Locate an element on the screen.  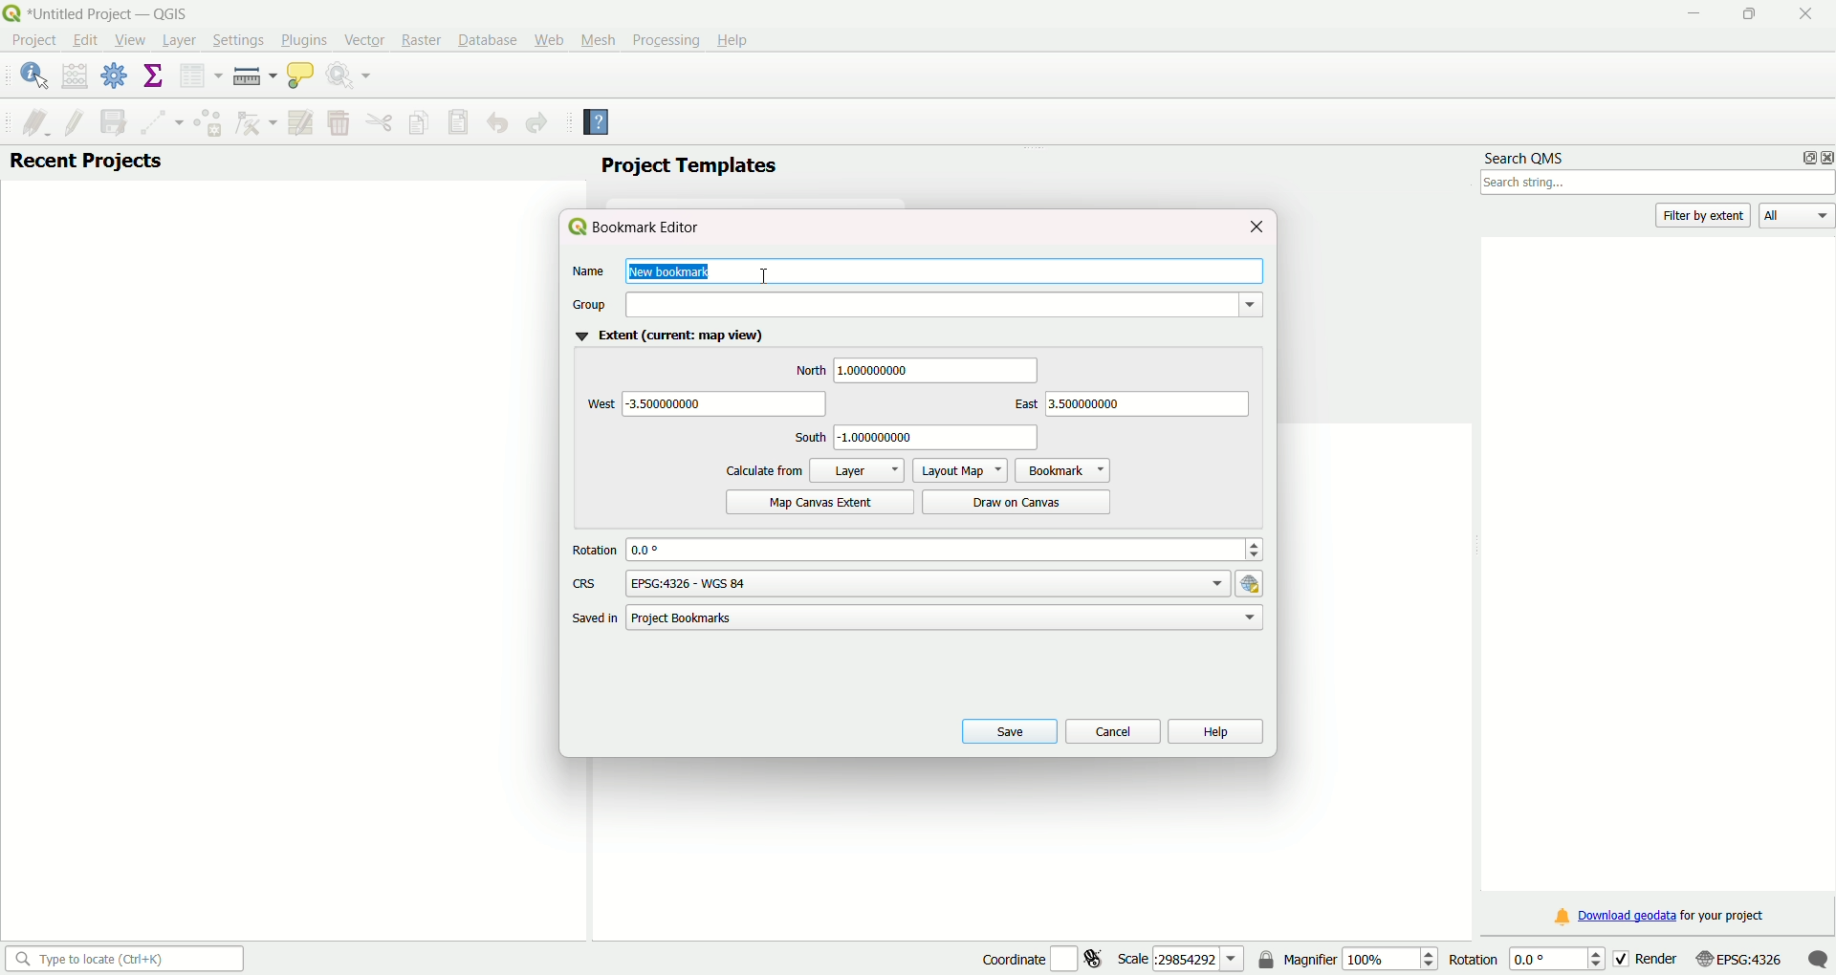
magnifier is located at coordinates (1361, 958).